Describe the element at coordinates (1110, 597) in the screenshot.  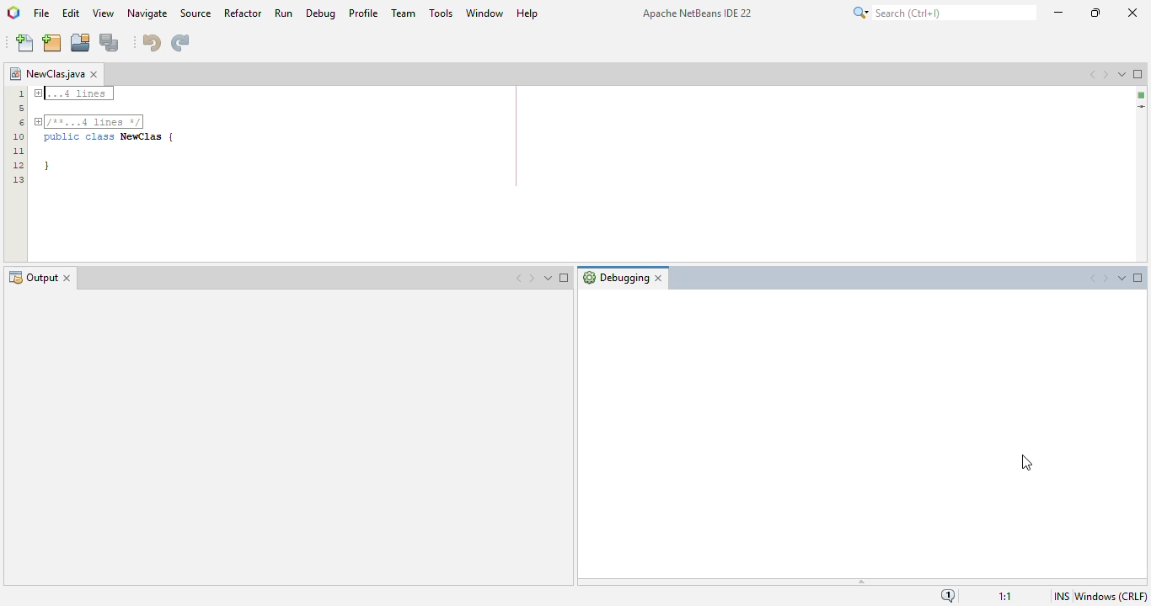
I see `windows (CRLF)` at that location.